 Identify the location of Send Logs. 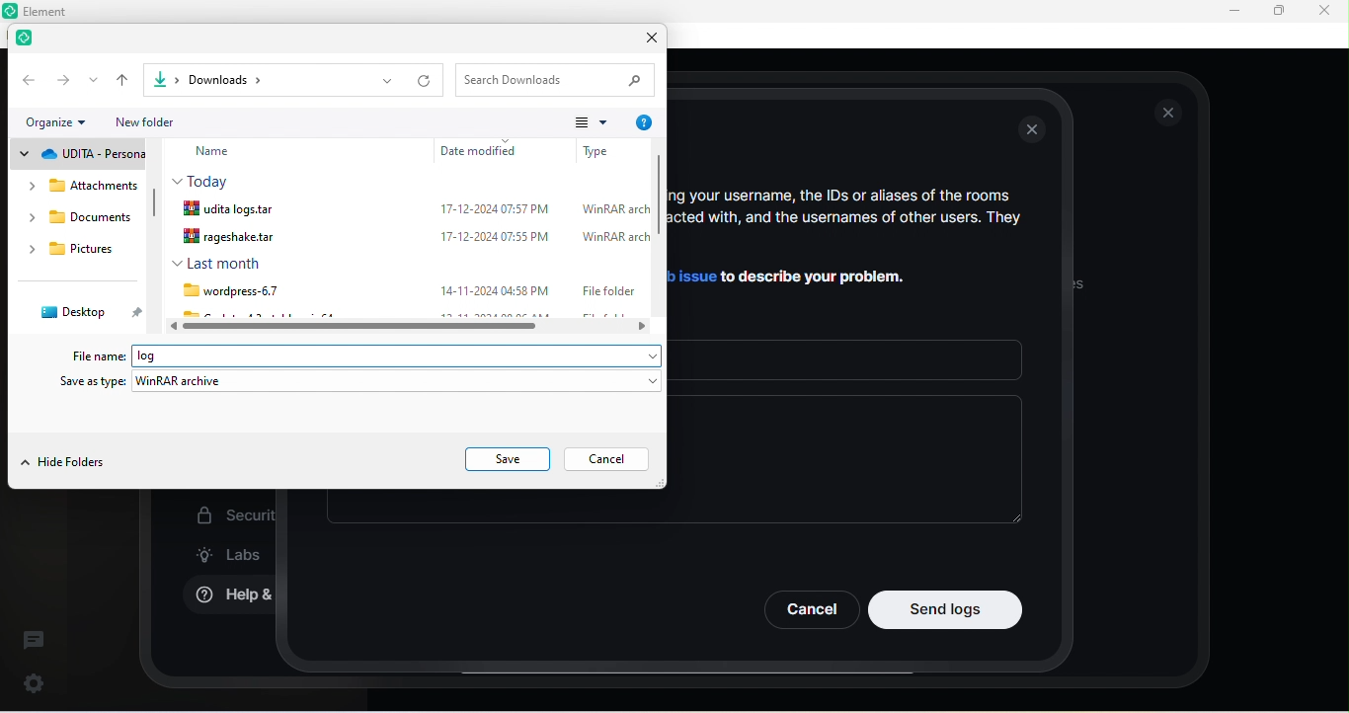
(946, 609).